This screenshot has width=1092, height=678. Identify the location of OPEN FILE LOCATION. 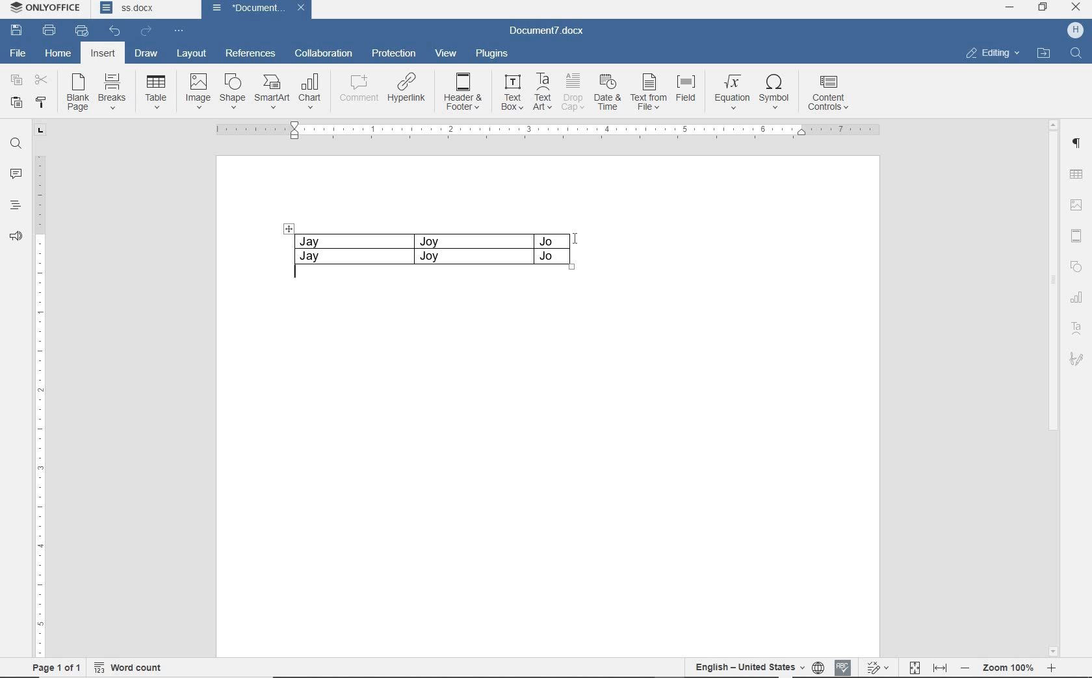
(1044, 56).